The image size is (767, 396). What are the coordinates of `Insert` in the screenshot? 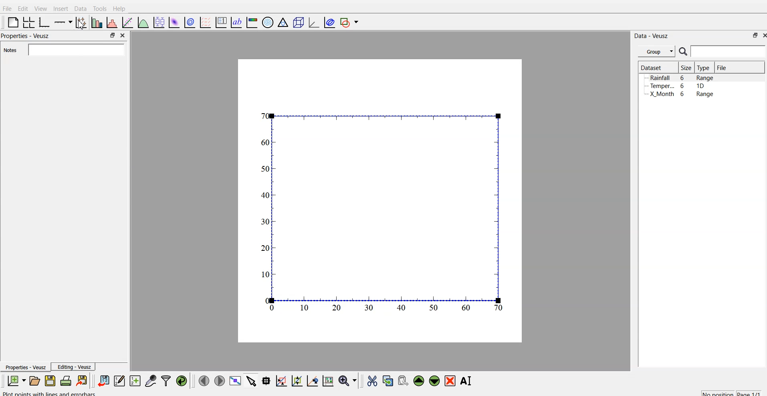 It's located at (60, 9).